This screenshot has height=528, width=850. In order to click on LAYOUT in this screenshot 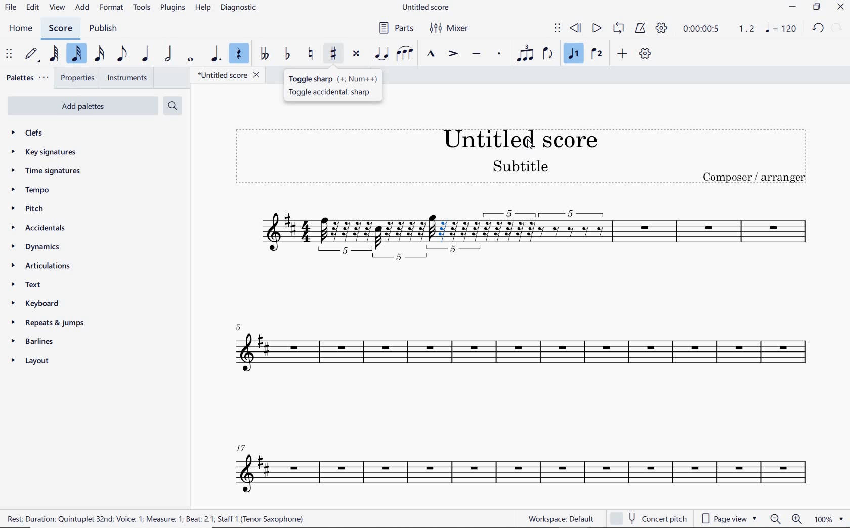, I will do `click(32, 361)`.